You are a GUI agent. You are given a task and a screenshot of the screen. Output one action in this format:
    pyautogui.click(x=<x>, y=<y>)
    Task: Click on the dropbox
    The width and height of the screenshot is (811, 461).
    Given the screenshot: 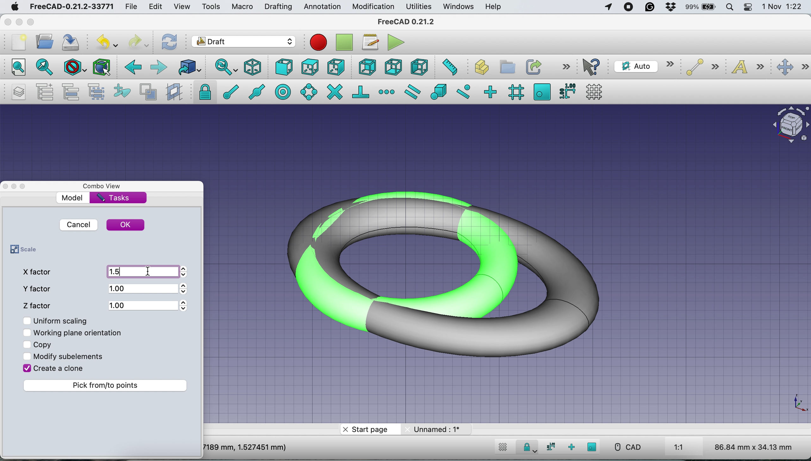 What is the action you would take?
    pyautogui.click(x=670, y=7)
    